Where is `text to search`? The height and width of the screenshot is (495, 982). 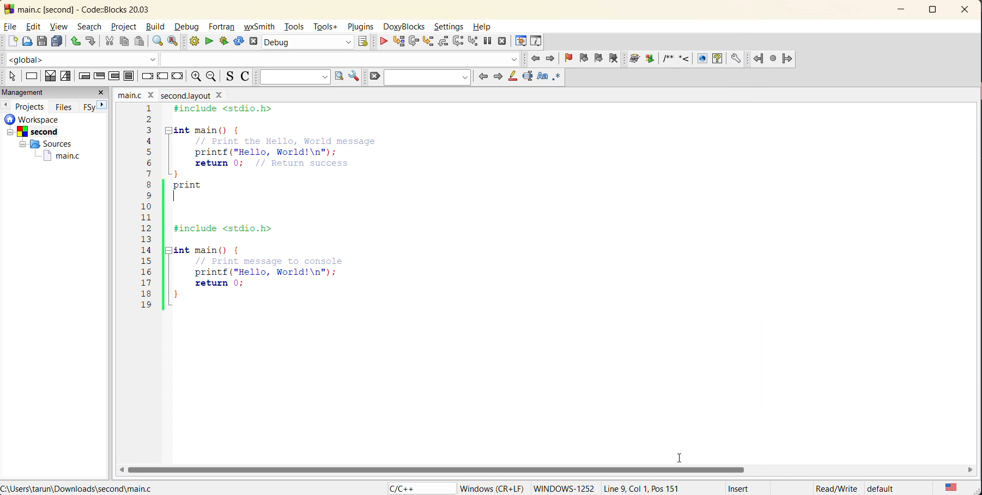
text to search is located at coordinates (294, 77).